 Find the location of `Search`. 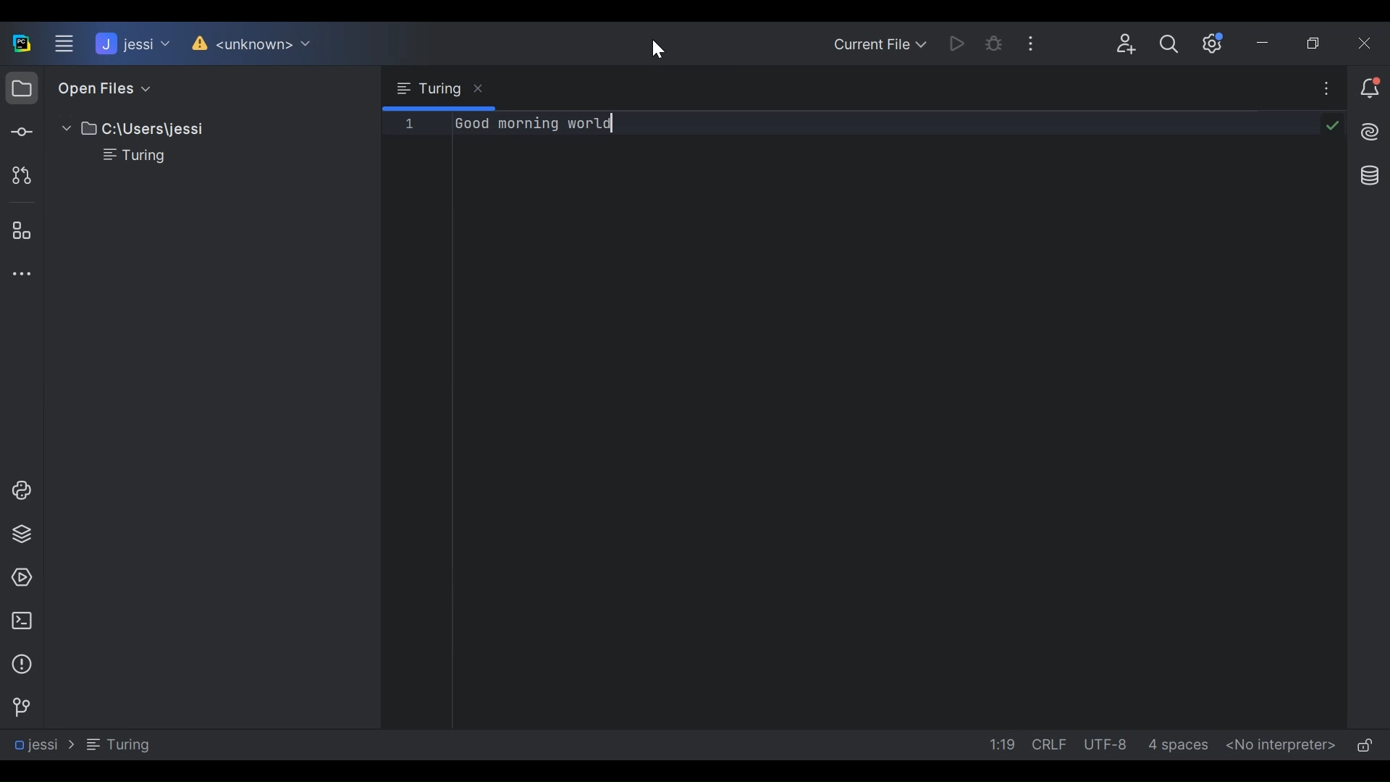

Search is located at coordinates (1170, 43).